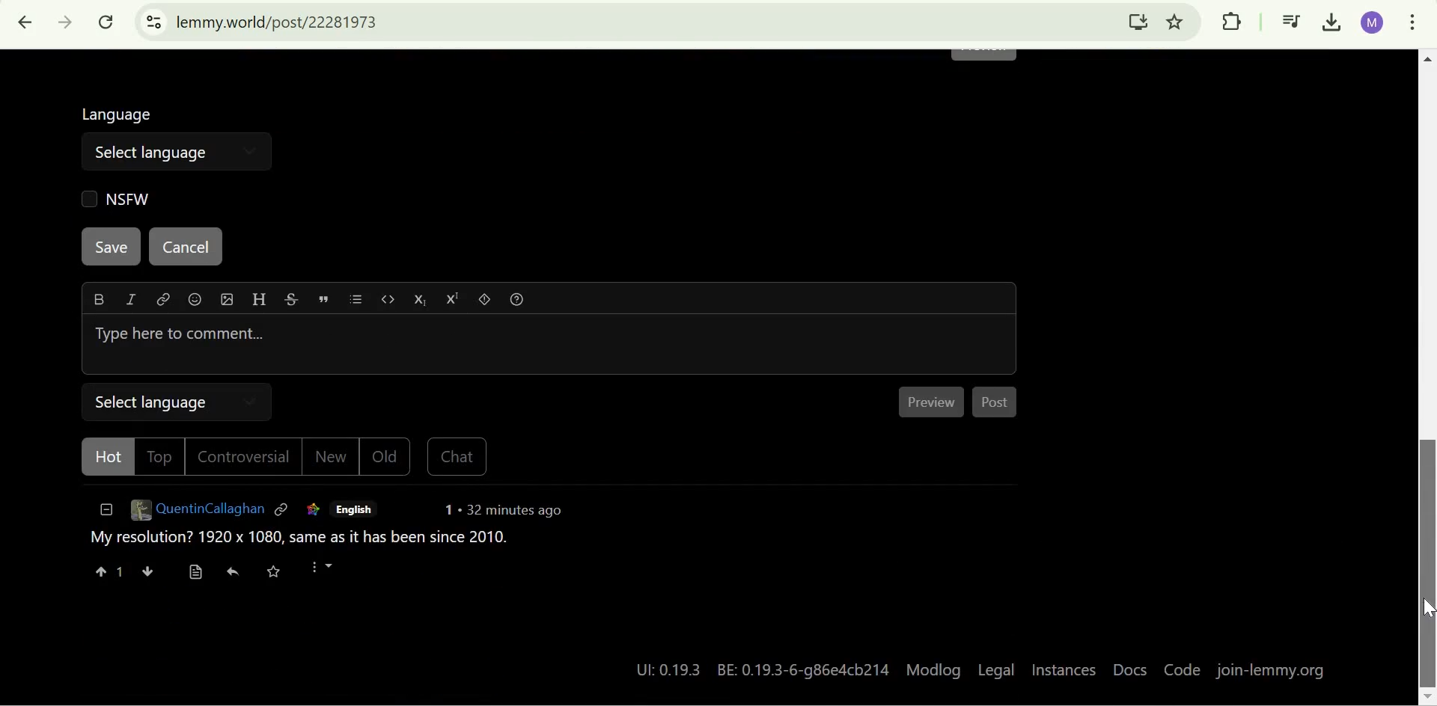 The image size is (1437, 706). I want to click on BE: 0.19.3-6-g86e4cb214, so click(805, 668).